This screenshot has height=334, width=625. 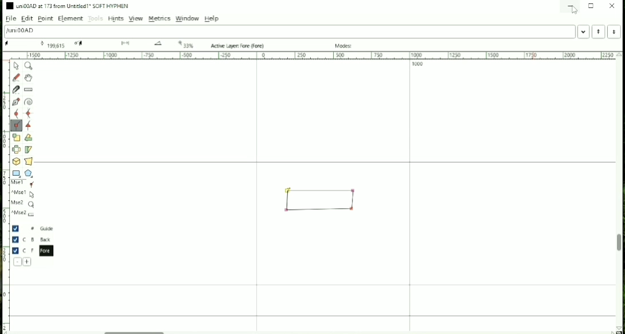 What do you see at coordinates (16, 113) in the screenshot?
I see `Add a curve point` at bounding box center [16, 113].